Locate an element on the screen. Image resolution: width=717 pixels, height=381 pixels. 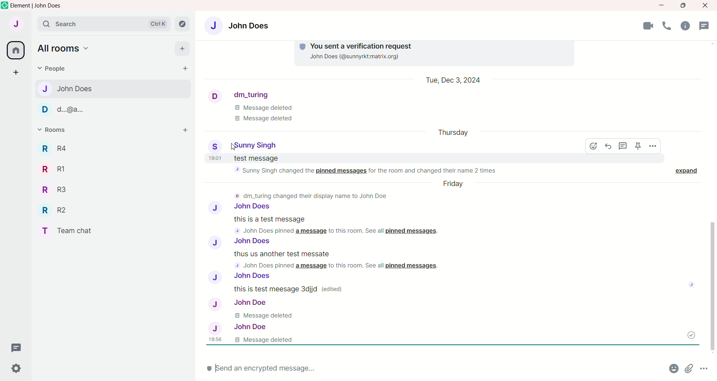
day is located at coordinates (454, 183).